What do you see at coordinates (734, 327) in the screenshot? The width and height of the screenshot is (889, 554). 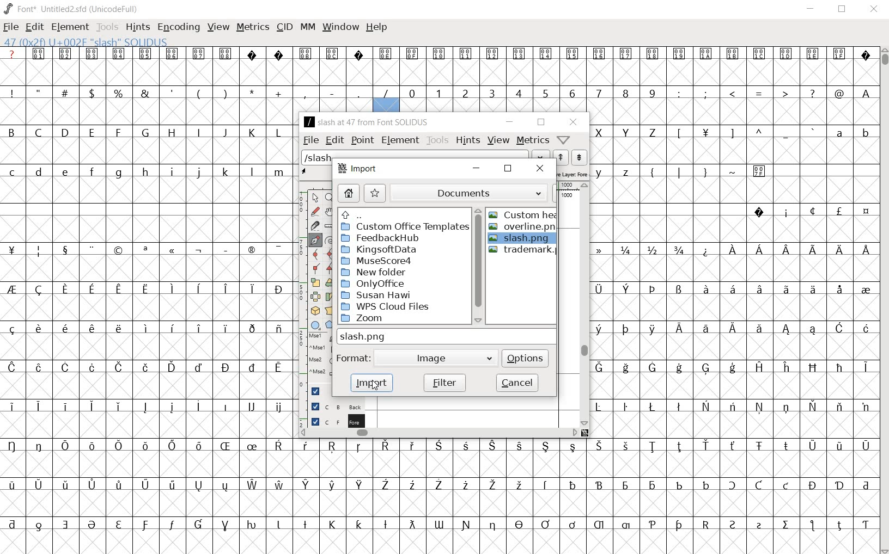 I see `special letters` at bounding box center [734, 327].